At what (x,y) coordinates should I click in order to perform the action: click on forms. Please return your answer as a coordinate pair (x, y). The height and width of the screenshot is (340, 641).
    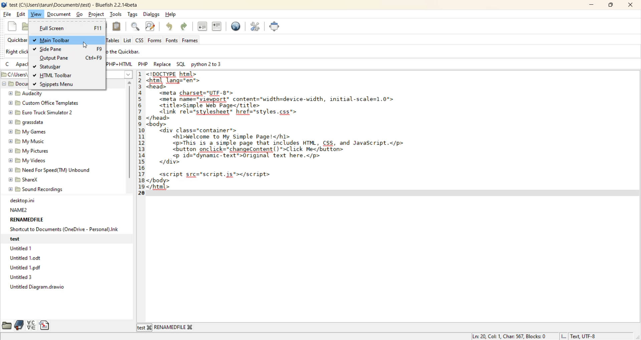
    Looking at the image, I should click on (155, 41).